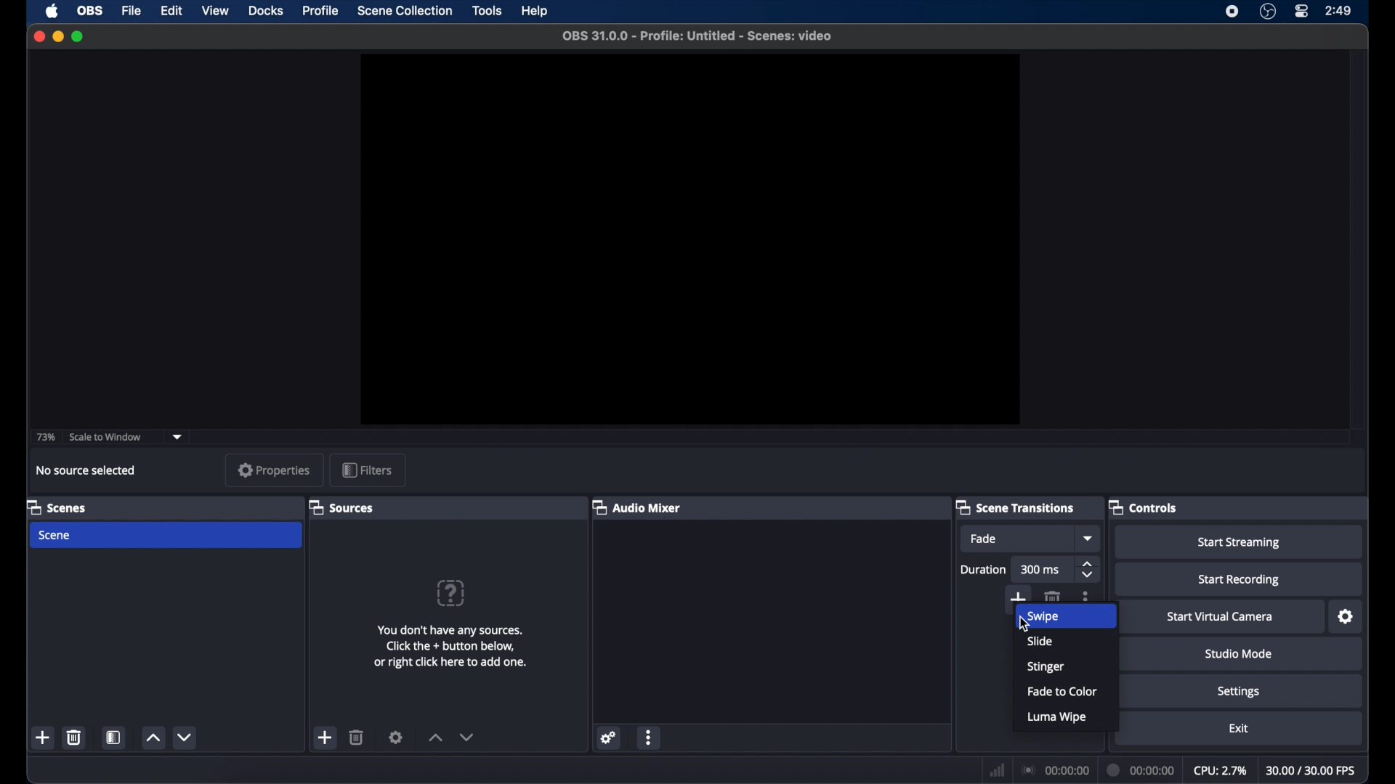  I want to click on cpu, so click(1219, 771).